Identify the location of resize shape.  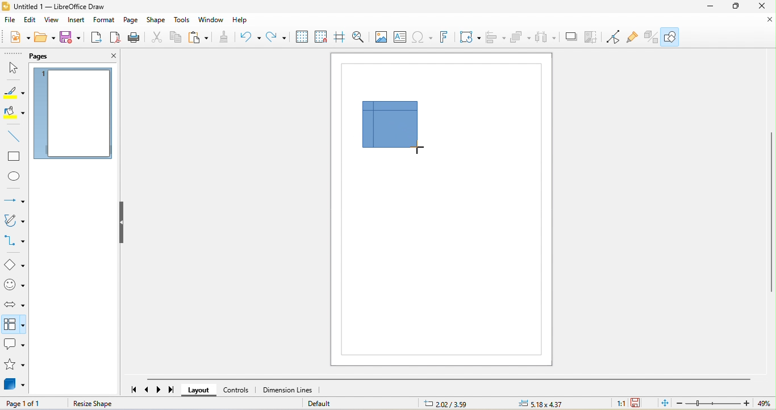
(113, 403).